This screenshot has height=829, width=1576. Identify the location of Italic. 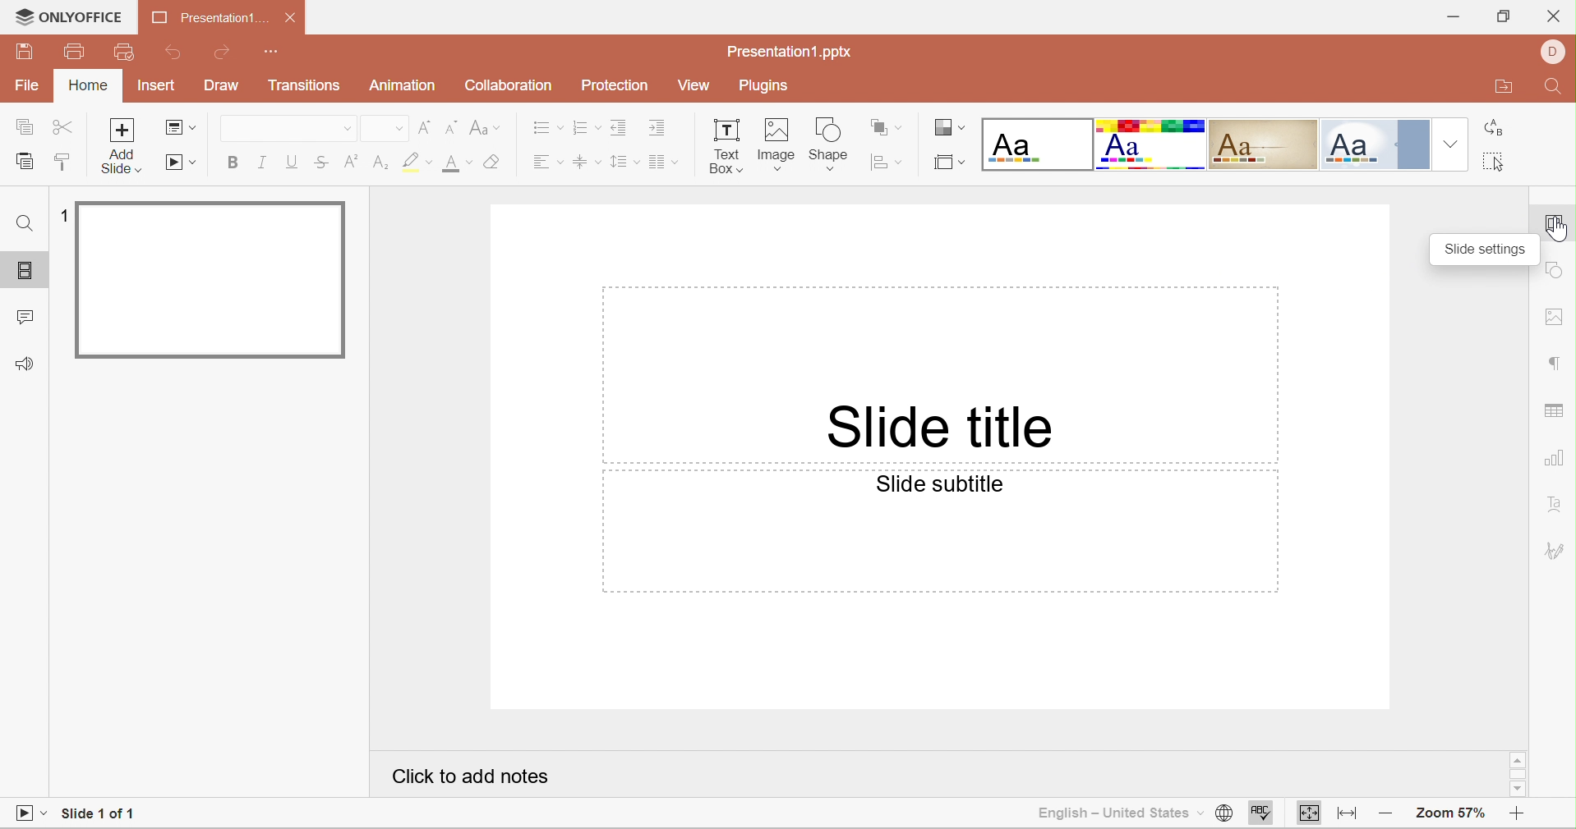
(264, 161).